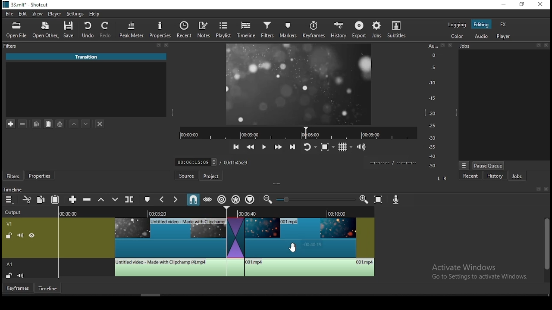 The width and height of the screenshot is (552, 310). What do you see at coordinates (12, 124) in the screenshot?
I see `add a filter` at bounding box center [12, 124].